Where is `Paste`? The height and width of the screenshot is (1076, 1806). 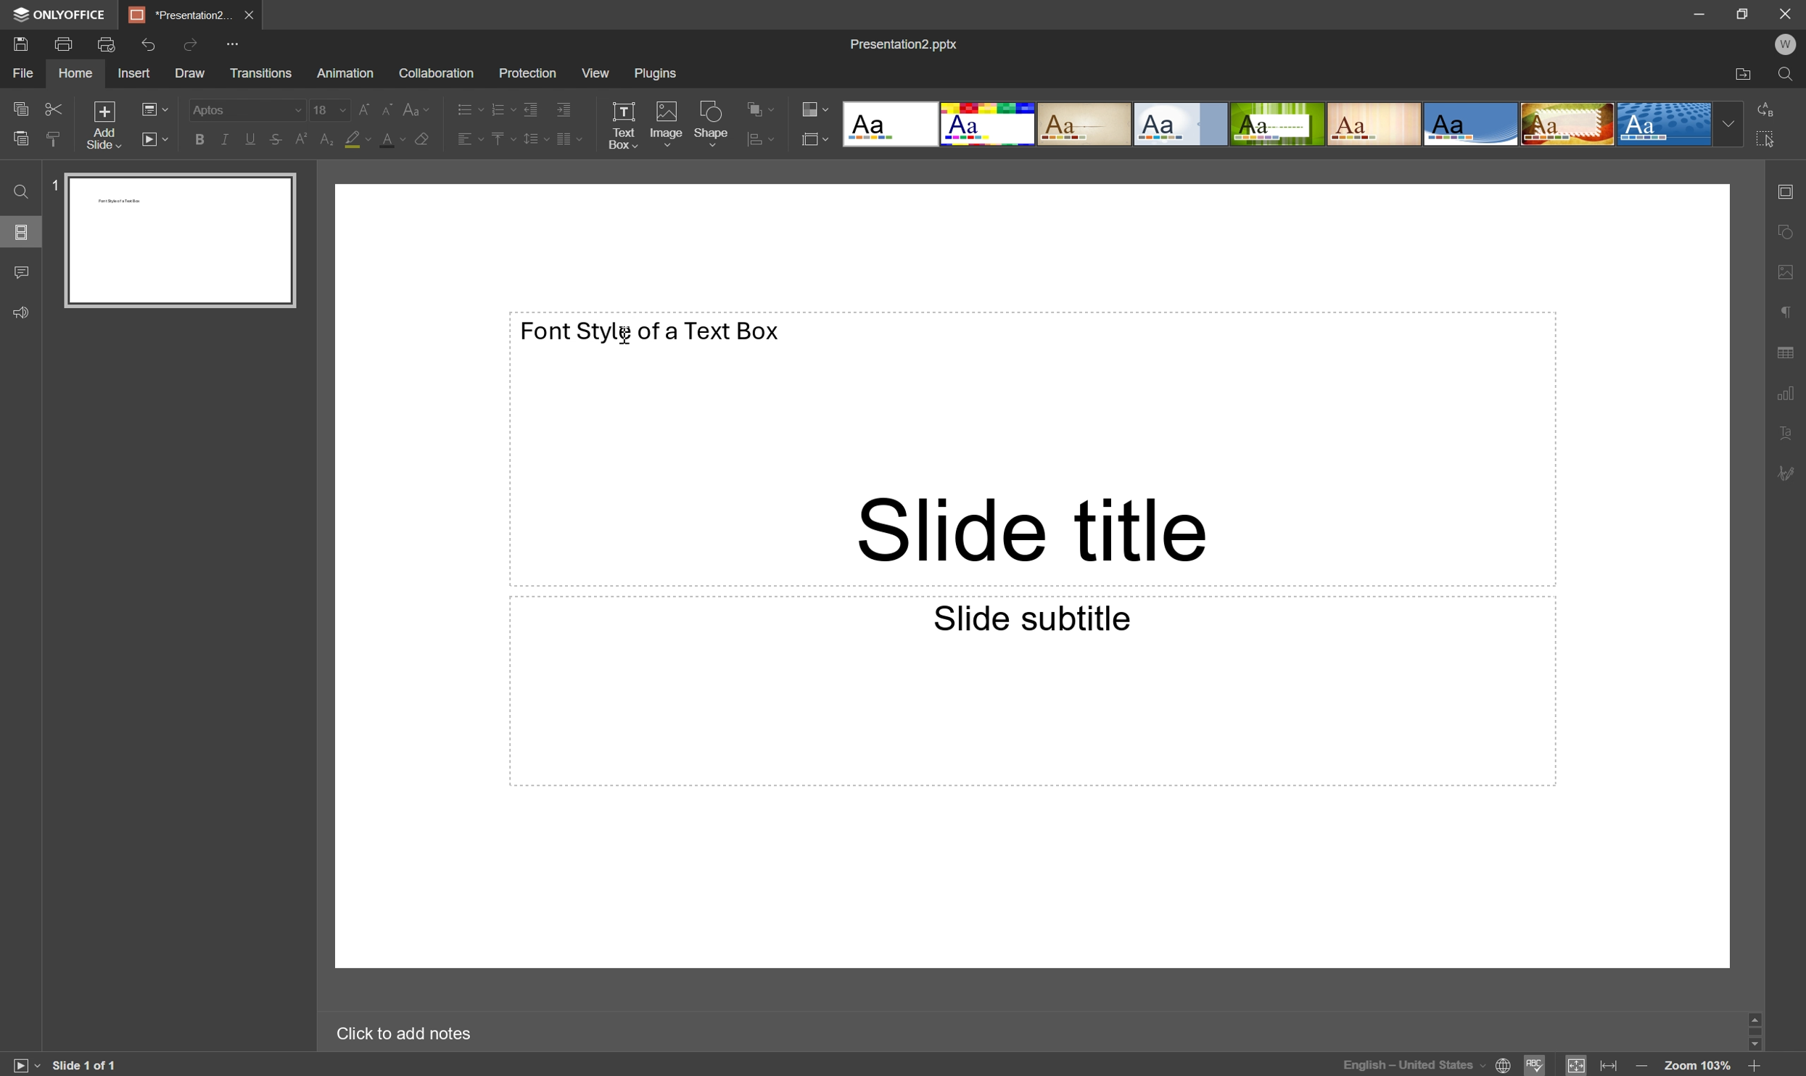
Paste is located at coordinates (20, 138).